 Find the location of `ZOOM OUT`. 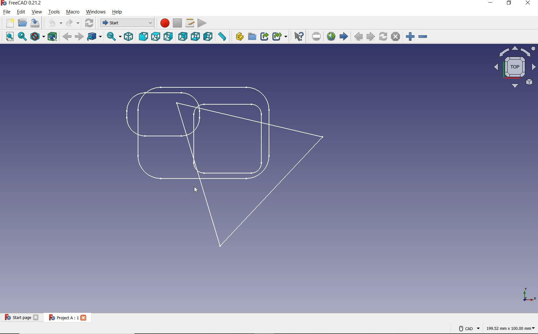

ZOOM OUT is located at coordinates (424, 37).